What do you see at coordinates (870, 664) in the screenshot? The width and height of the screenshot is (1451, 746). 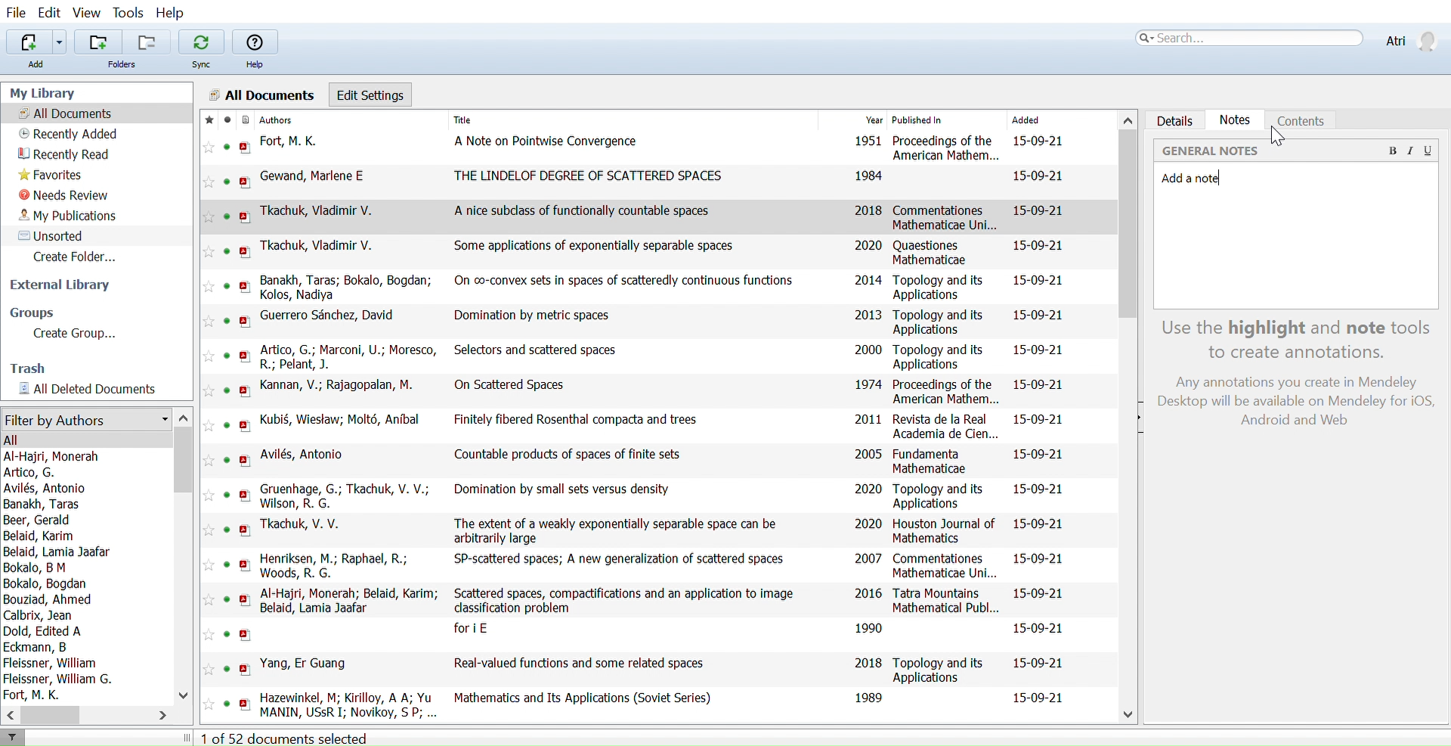 I see `2018` at bounding box center [870, 664].